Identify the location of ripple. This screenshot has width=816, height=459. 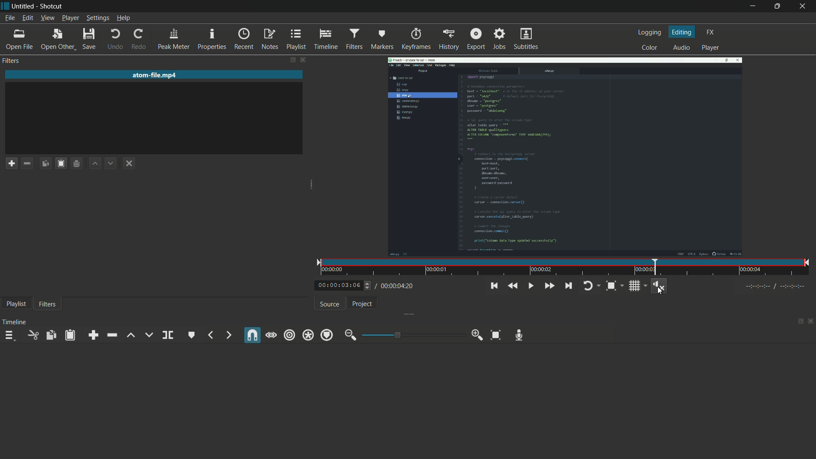
(290, 336).